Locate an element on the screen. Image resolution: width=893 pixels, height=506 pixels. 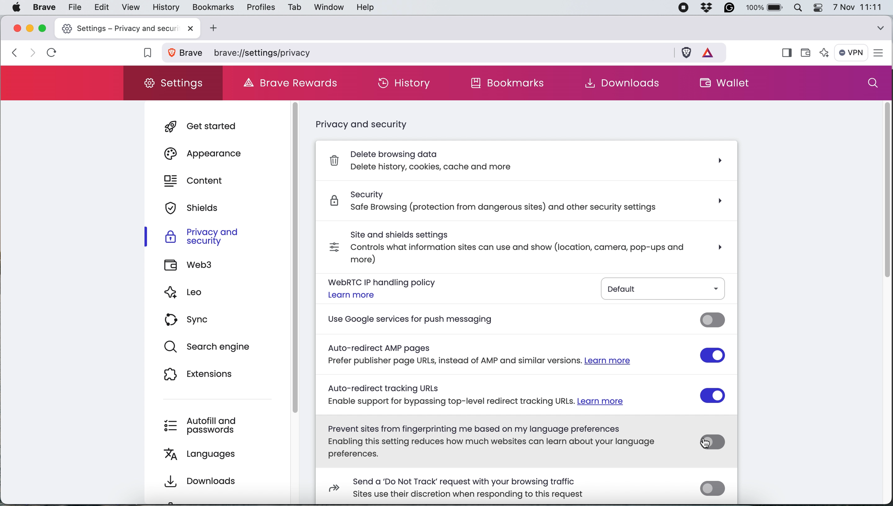
edit is located at coordinates (101, 7).